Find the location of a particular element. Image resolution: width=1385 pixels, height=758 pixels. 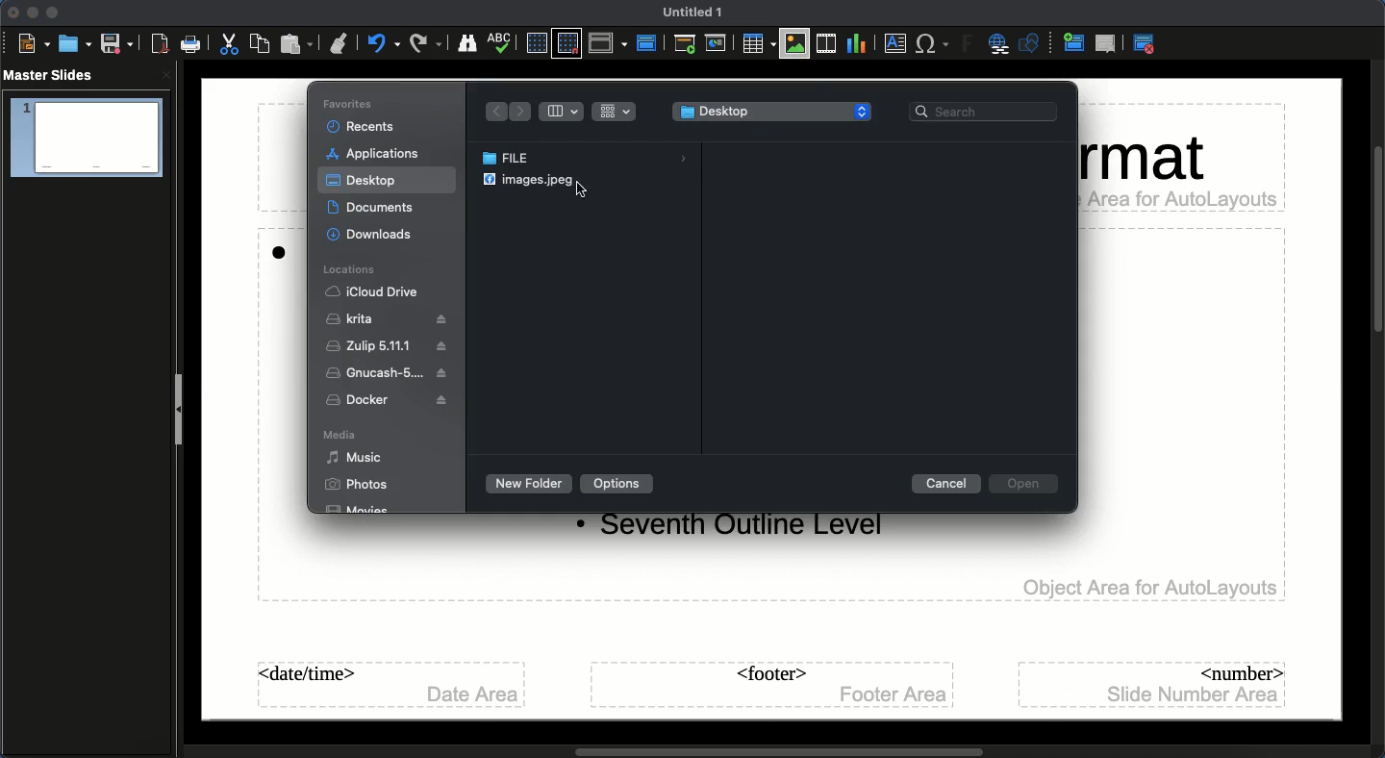

Forward is located at coordinates (521, 113).